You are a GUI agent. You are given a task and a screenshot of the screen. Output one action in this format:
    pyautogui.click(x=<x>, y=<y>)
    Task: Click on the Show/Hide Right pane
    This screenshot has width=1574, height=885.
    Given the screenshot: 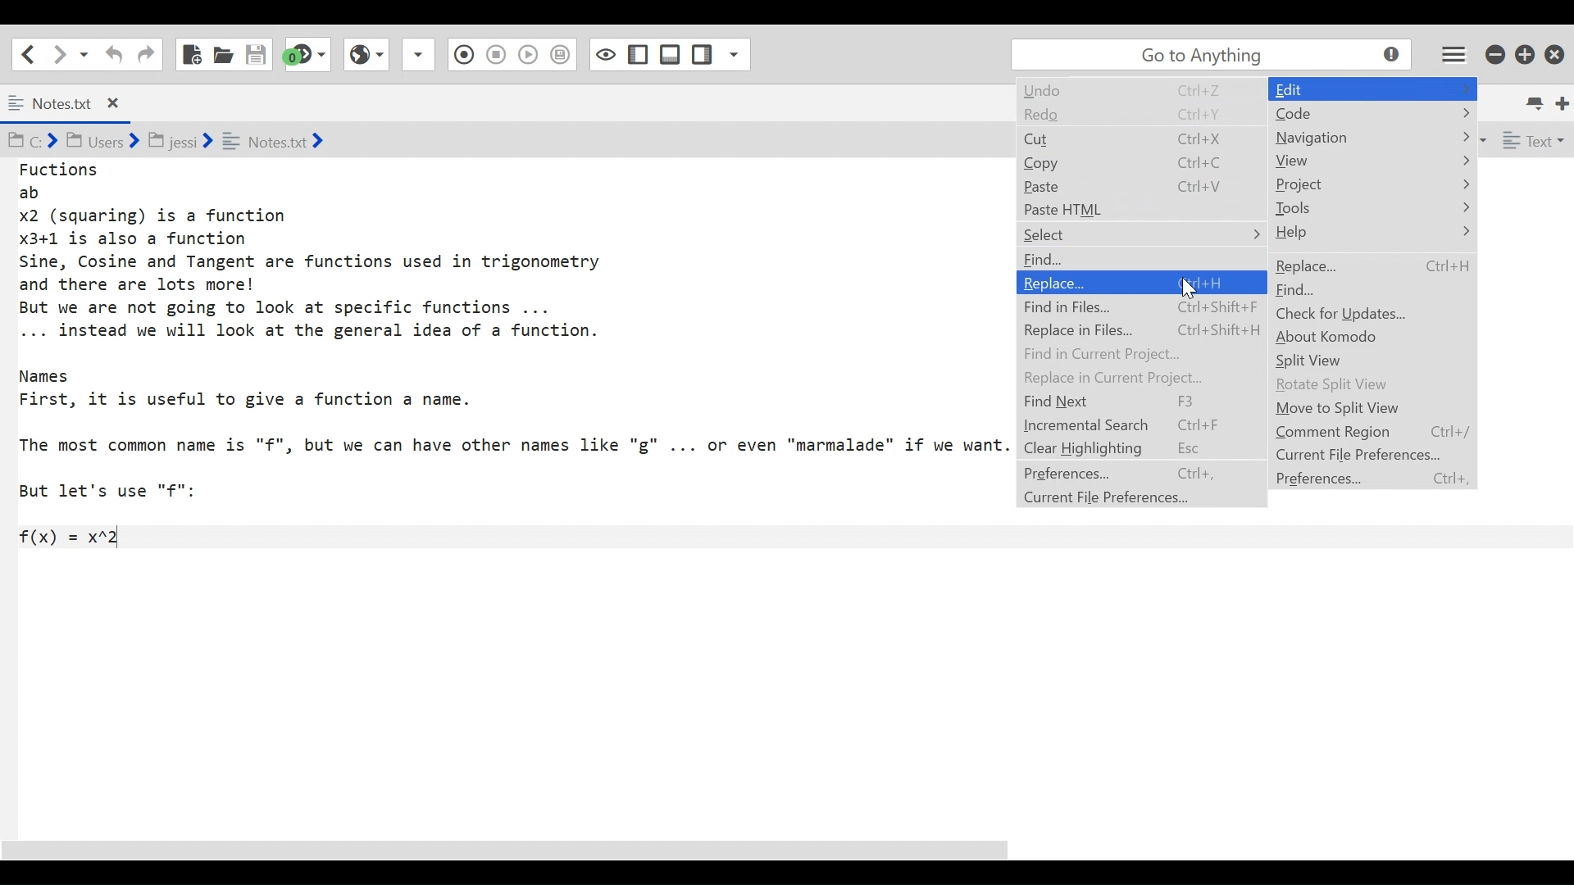 What is the action you would take?
    pyautogui.click(x=604, y=53)
    